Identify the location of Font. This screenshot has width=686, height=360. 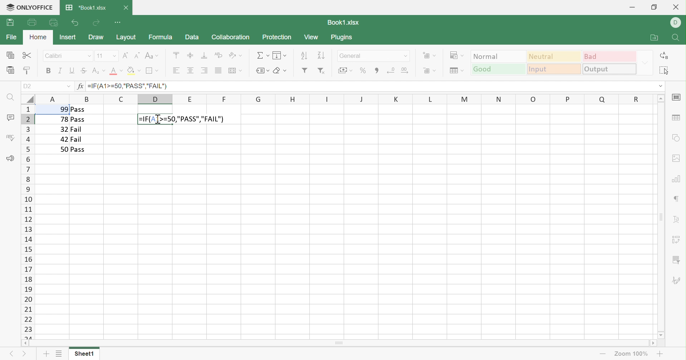
(68, 55).